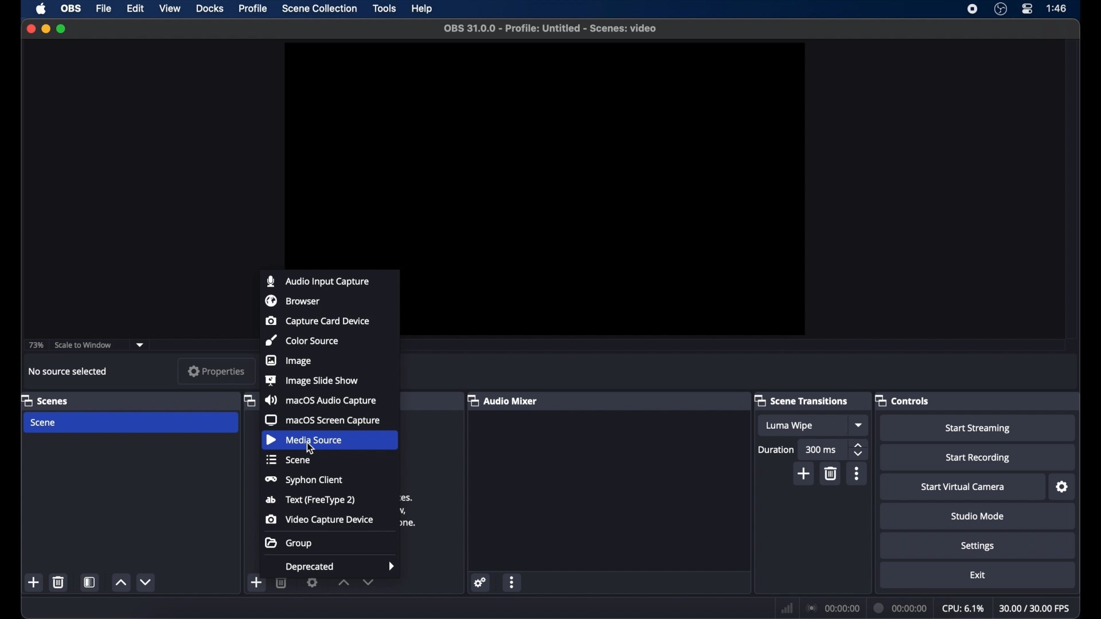 Image resolution: width=1101 pixels, height=619 pixels. I want to click on fps, so click(1036, 608).